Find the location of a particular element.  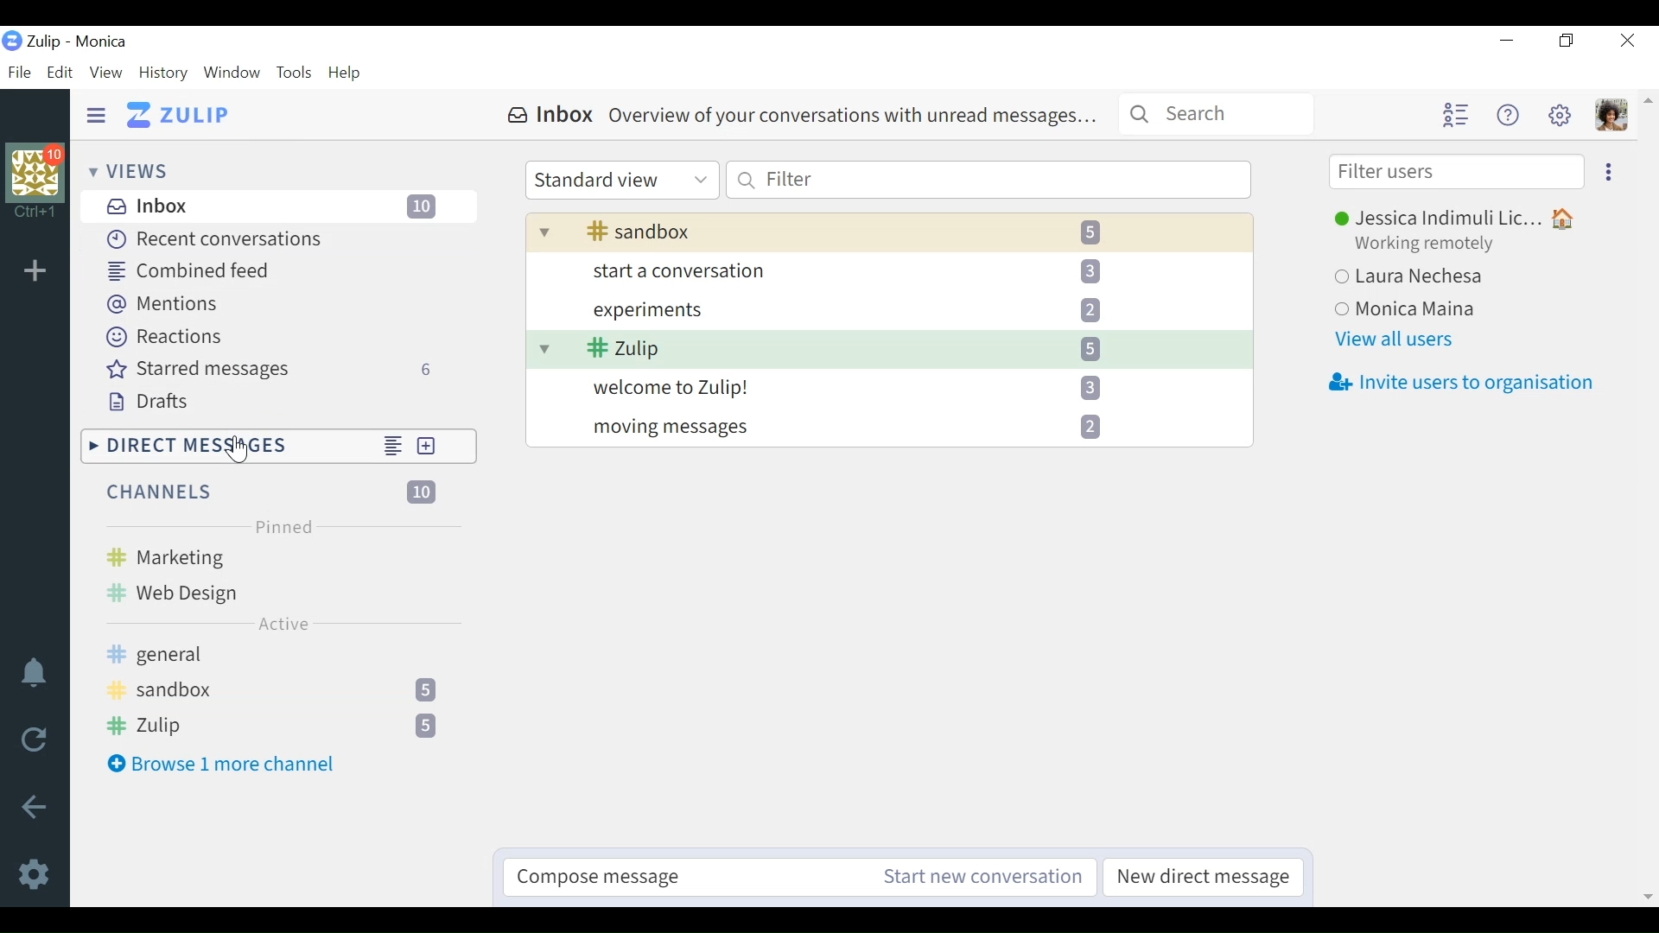

Channels is located at coordinates (271, 492).